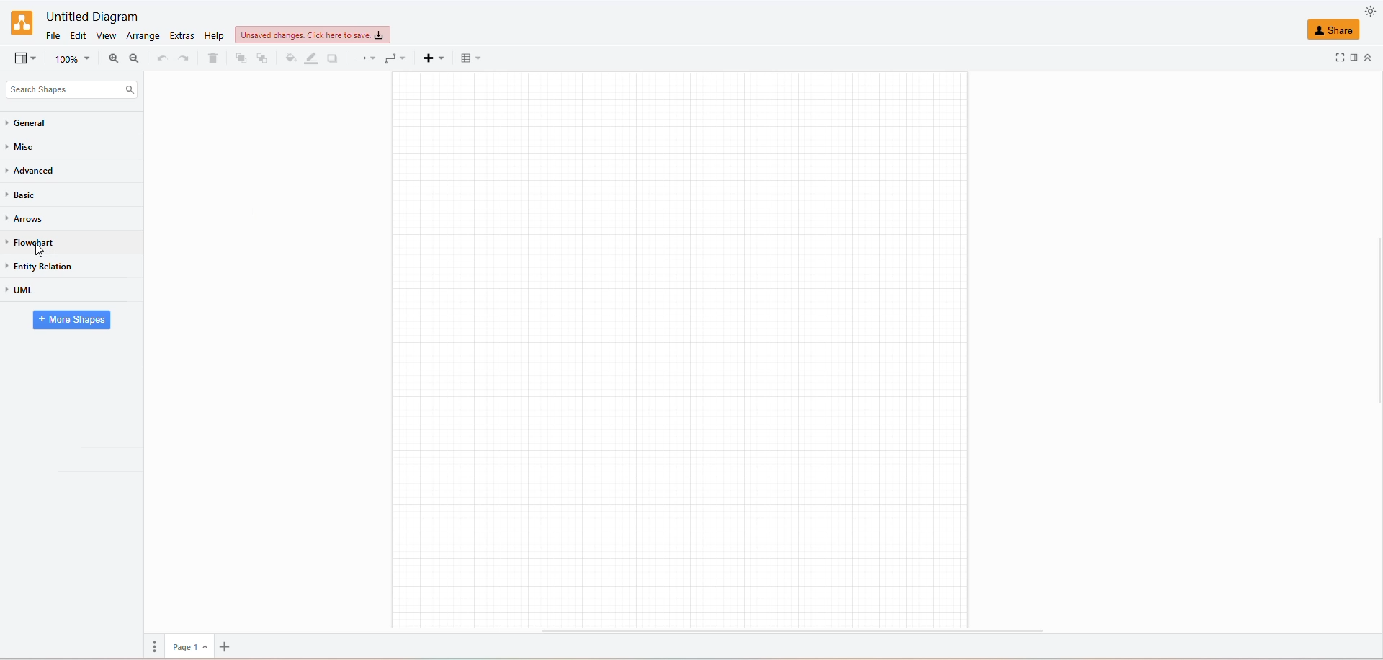 This screenshot has width=1383, height=660. What do you see at coordinates (1328, 59) in the screenshot?
I see `FULLSCREEN` at bounding box center [1328, 59].